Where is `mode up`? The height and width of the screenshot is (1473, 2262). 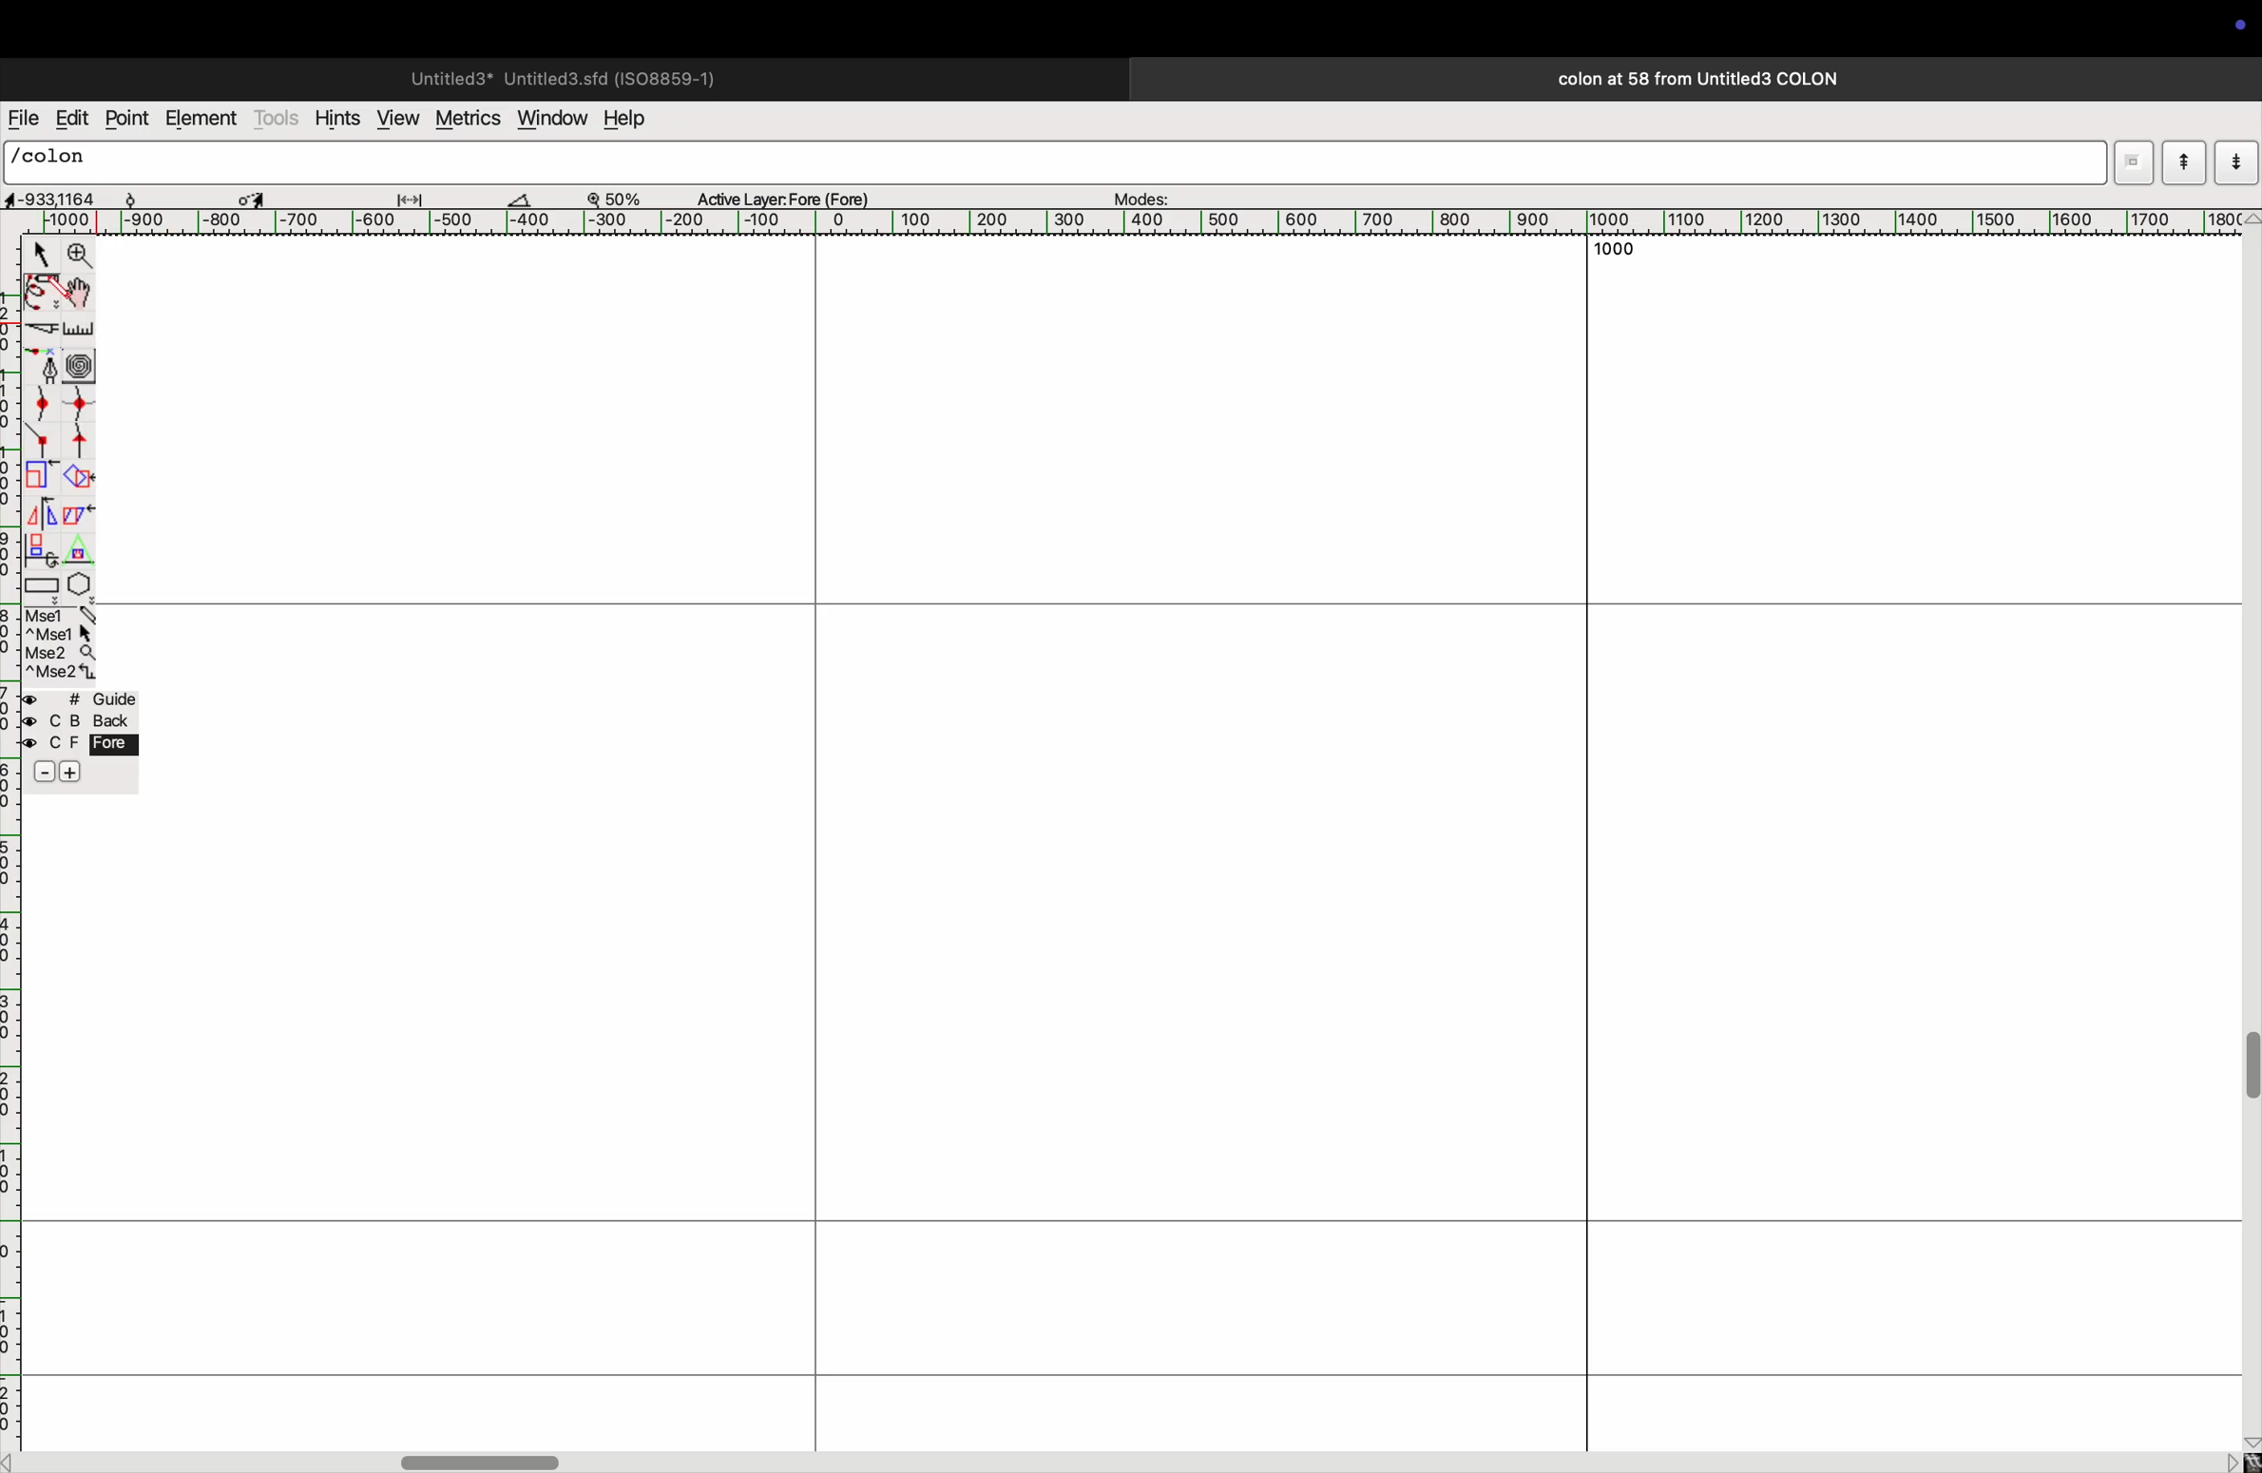
mode up is located at coordinates (2182, 163).